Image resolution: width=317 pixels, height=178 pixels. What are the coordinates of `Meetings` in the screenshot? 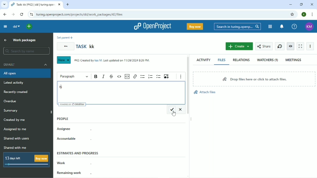 It's located at (294, 60).